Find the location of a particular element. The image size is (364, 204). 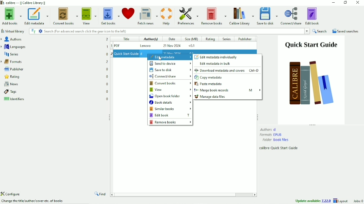

Layout is located at coordinates (341, 201).